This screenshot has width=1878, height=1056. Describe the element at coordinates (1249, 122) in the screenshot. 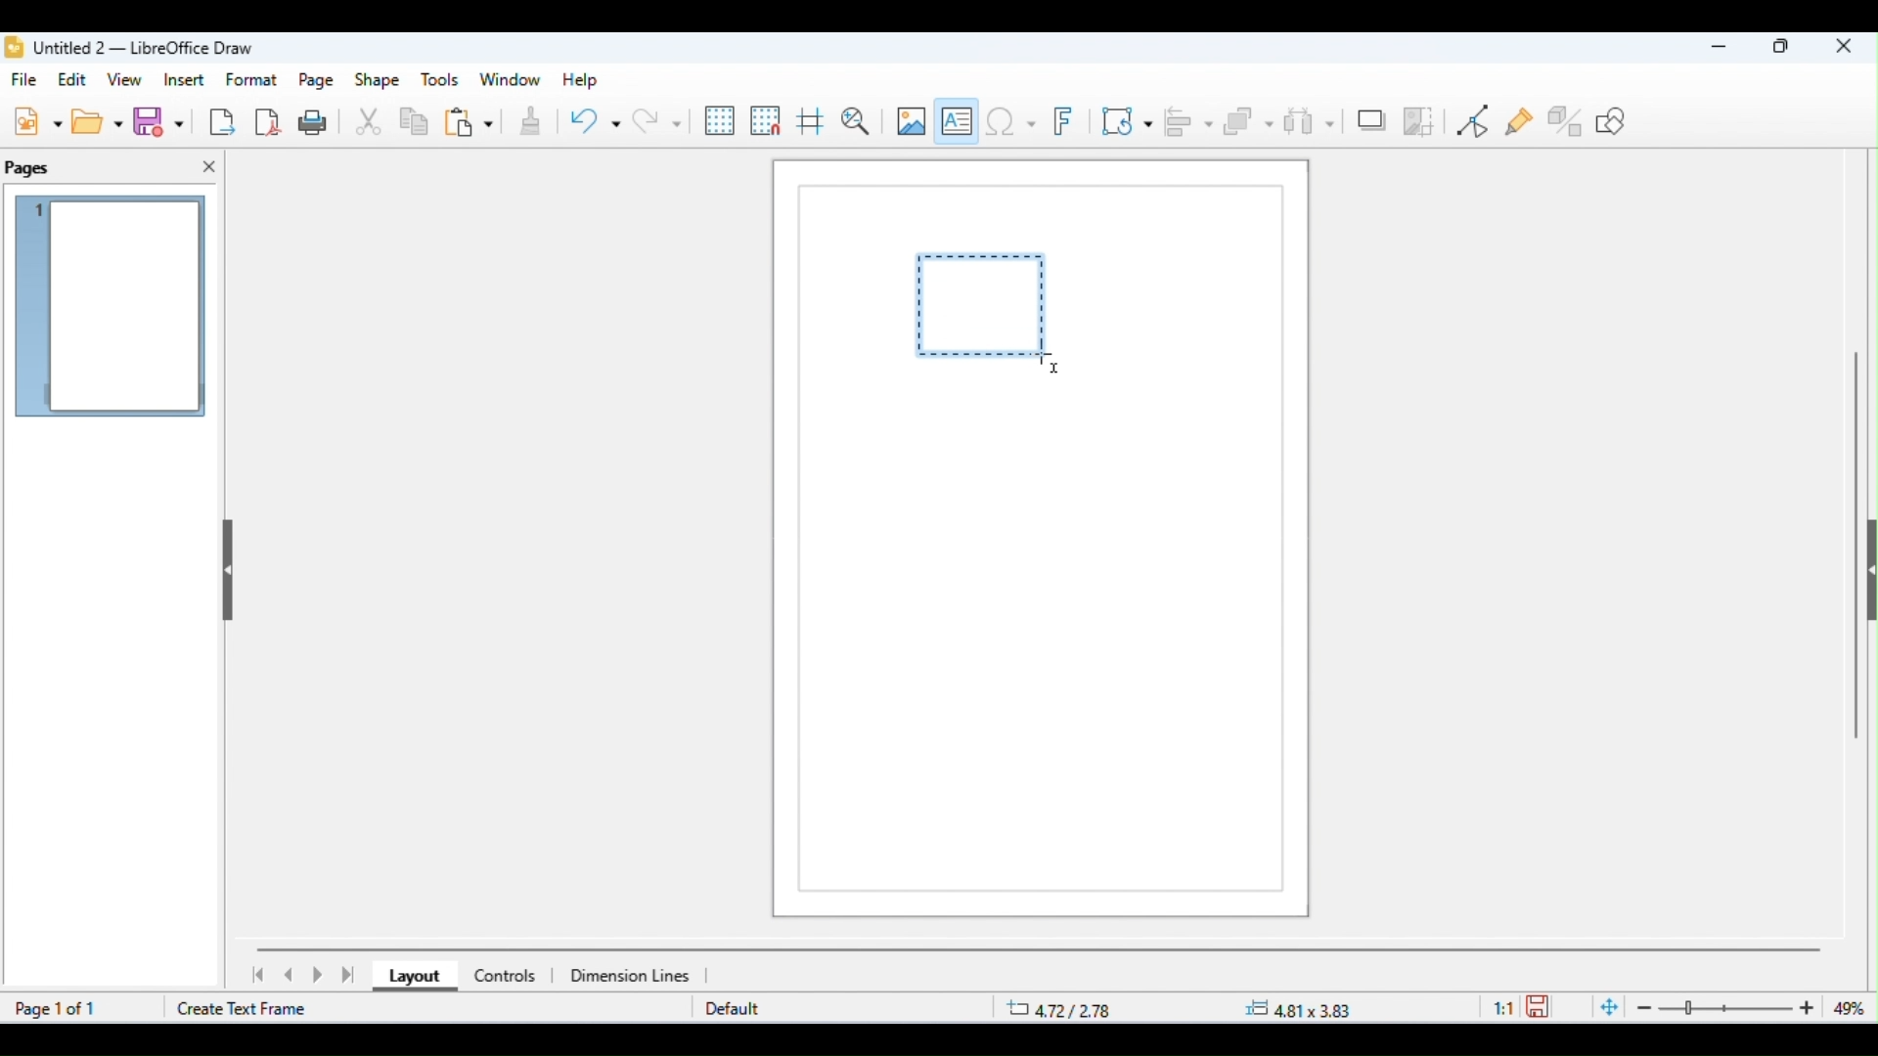

I see `arrange` at that location.